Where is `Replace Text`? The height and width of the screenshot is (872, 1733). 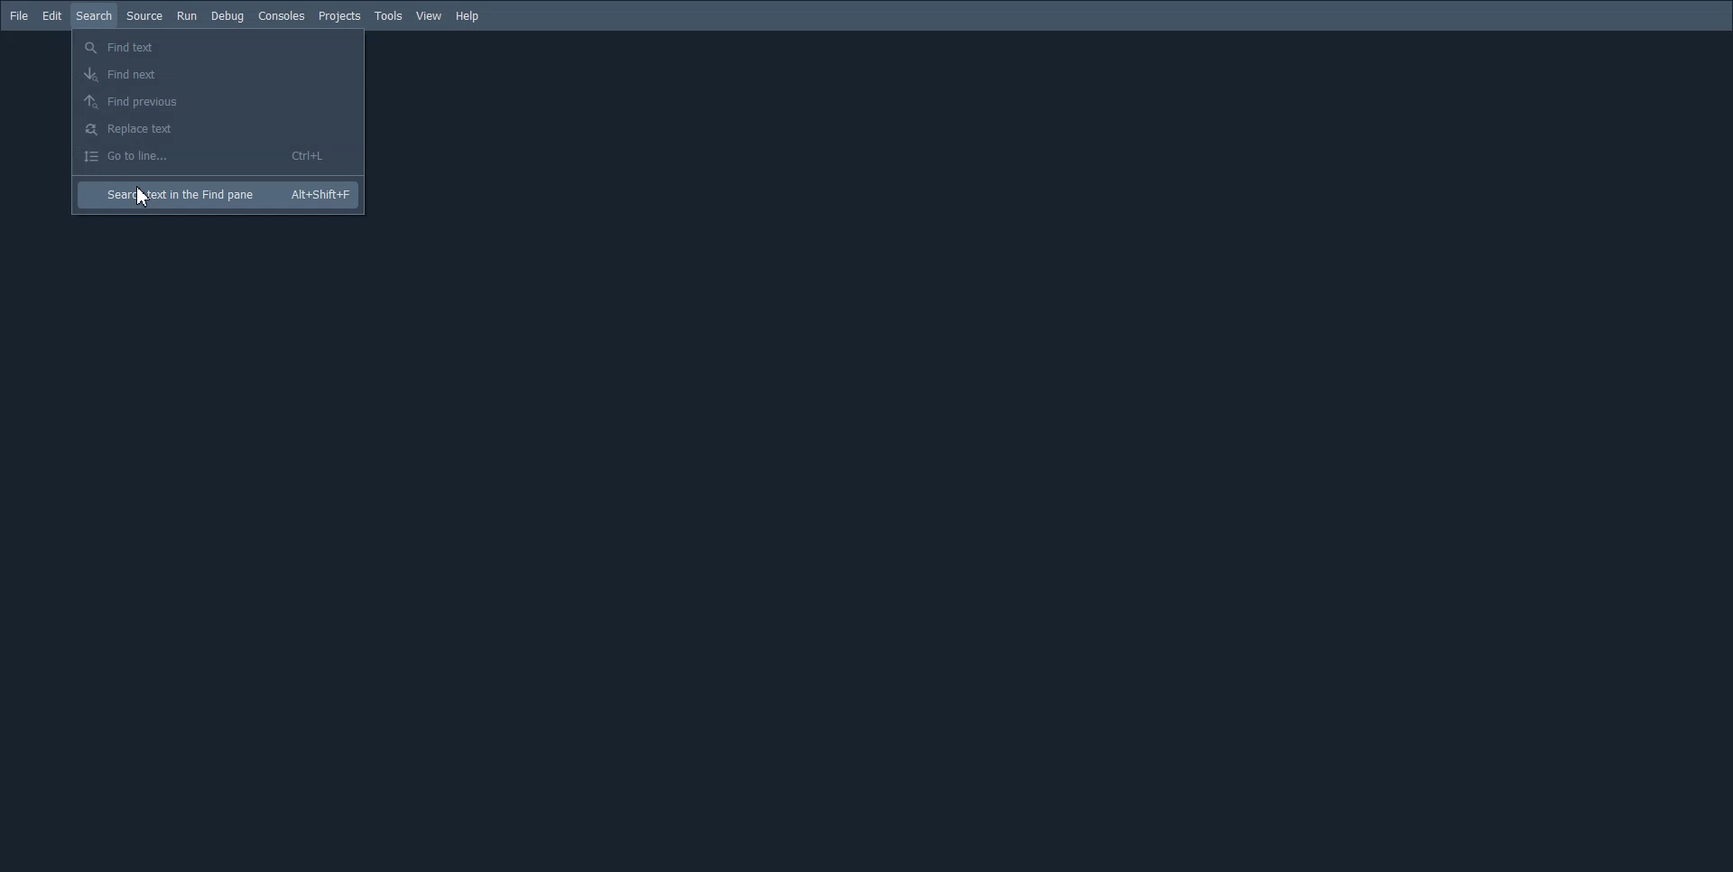
Replace Text is located at coordinates (209, 128).